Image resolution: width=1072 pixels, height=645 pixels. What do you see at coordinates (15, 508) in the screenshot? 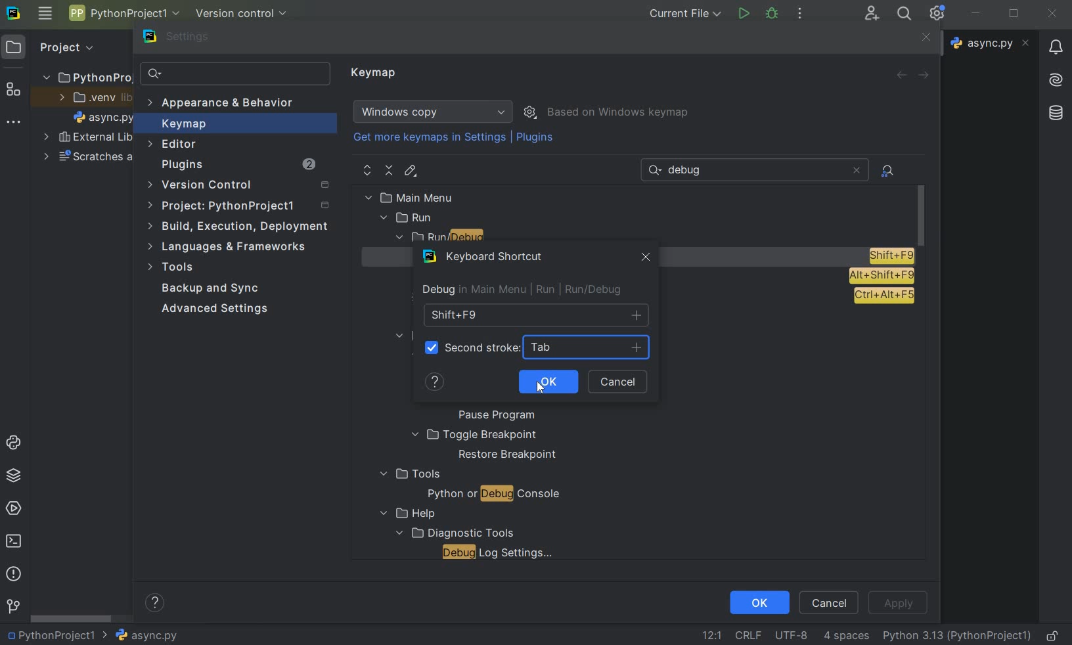
I see `services` at bounding box center [15, 508].